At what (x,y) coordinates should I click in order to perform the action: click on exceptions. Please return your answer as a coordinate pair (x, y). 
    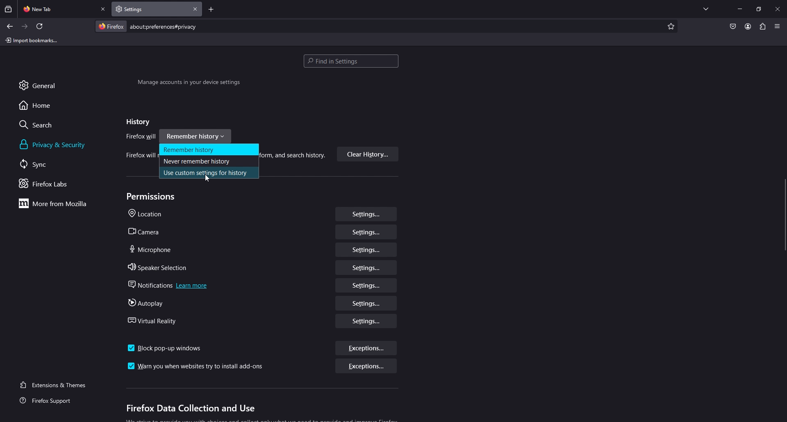
    Looking at the image, I should click on (367, 349).